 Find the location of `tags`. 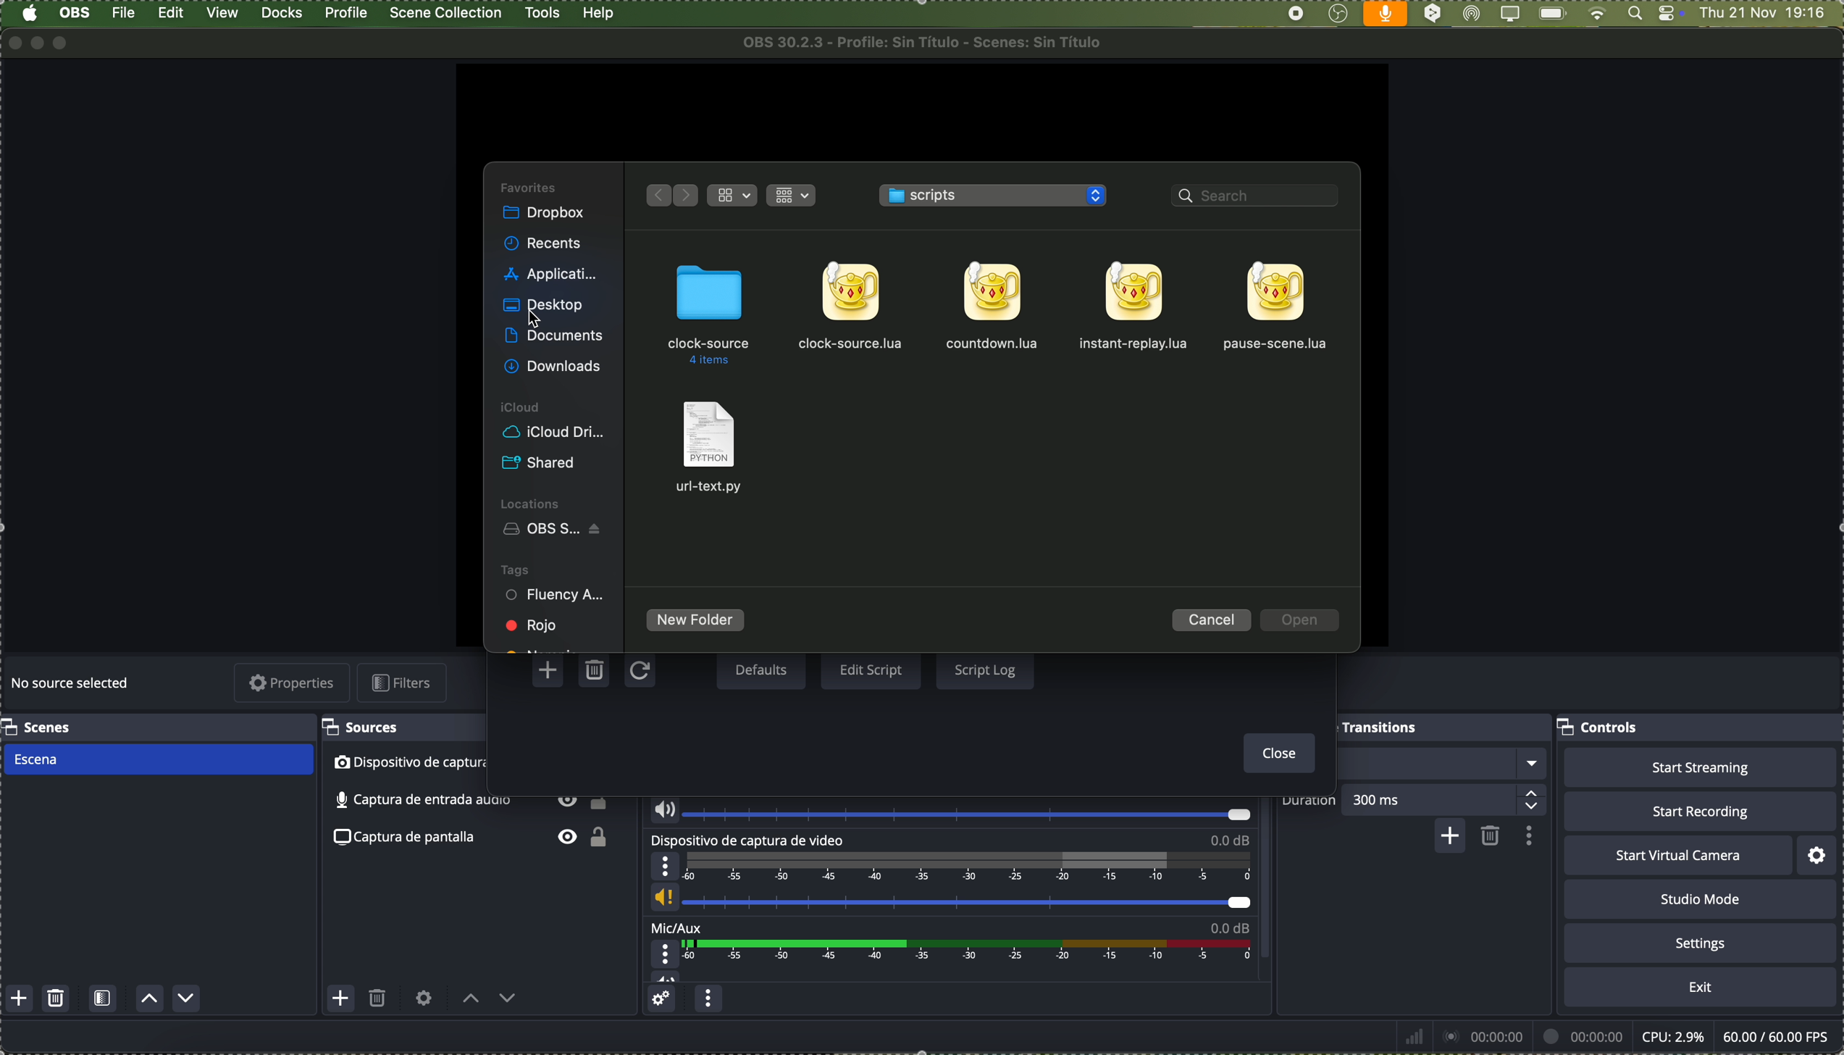

tags is located at coordinates (515, 569).